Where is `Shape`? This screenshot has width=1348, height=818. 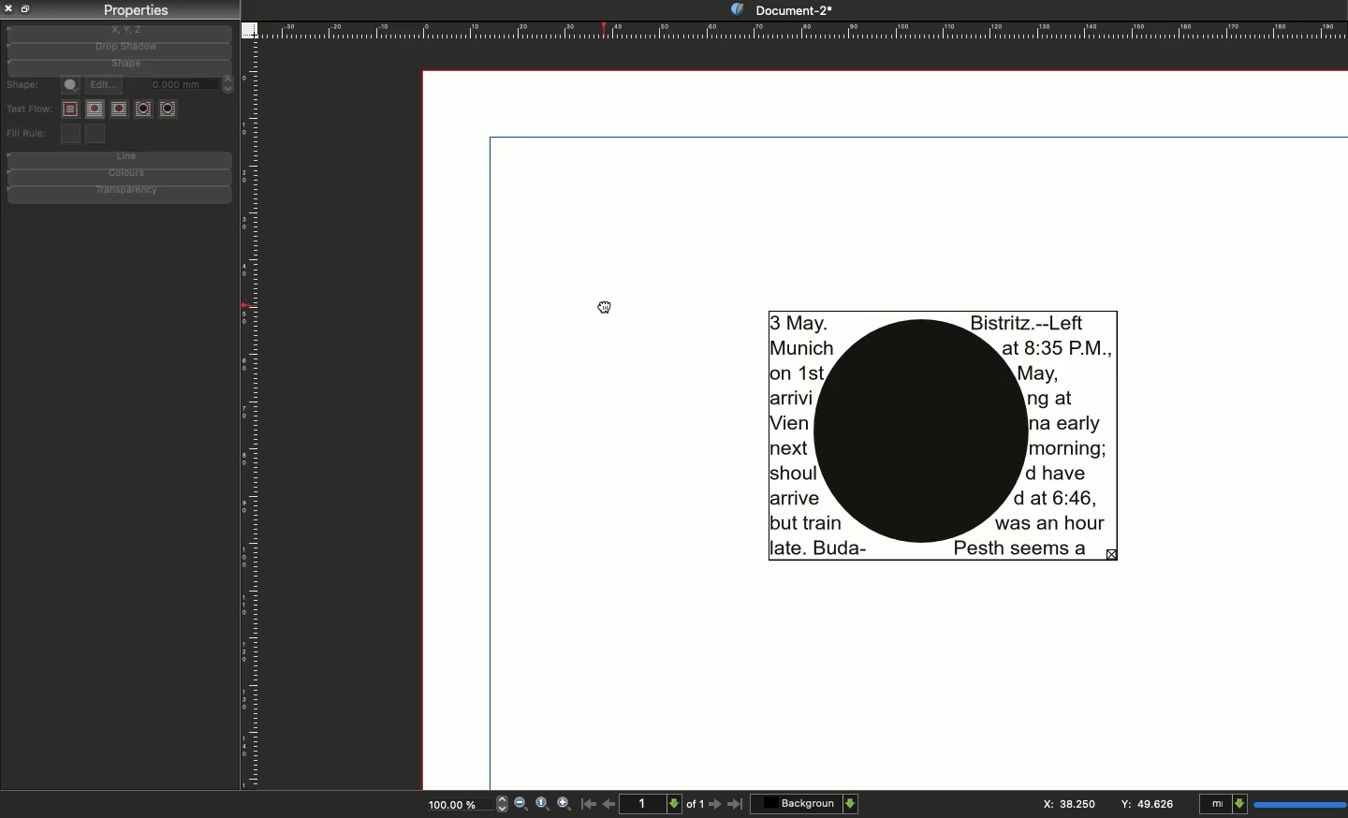
Shape is located at coordinates (73, 85).